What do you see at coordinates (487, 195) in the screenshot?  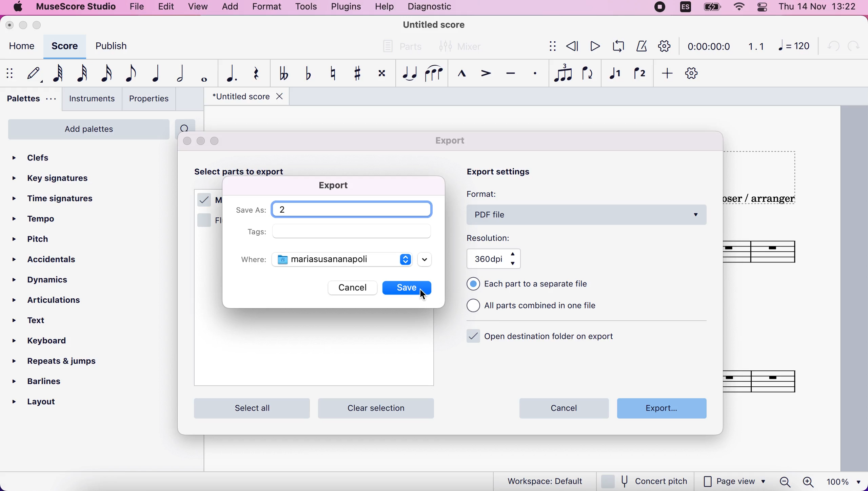 I see `format` at bounding box center [487, 195].